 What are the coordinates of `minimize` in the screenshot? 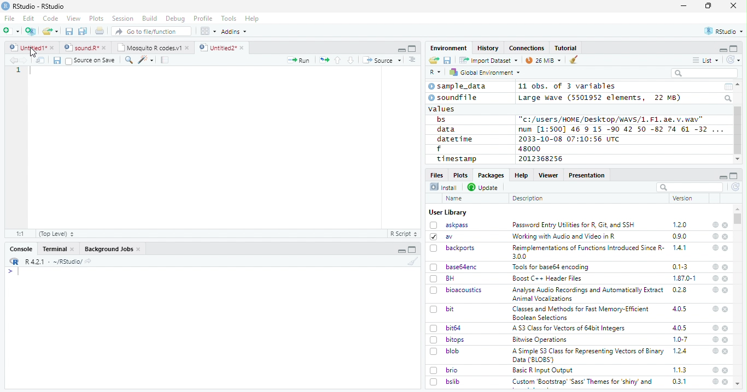 It's located at (722, 176).